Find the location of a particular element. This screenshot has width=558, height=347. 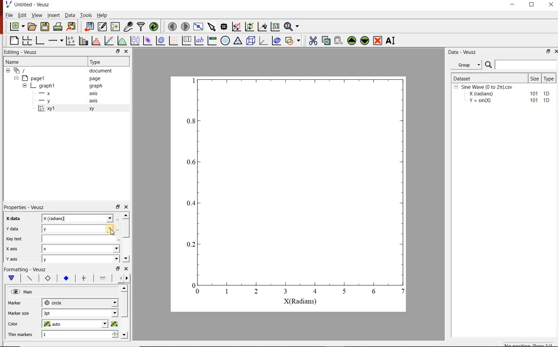

click to recentre graph is located at coordinates (262, 26).